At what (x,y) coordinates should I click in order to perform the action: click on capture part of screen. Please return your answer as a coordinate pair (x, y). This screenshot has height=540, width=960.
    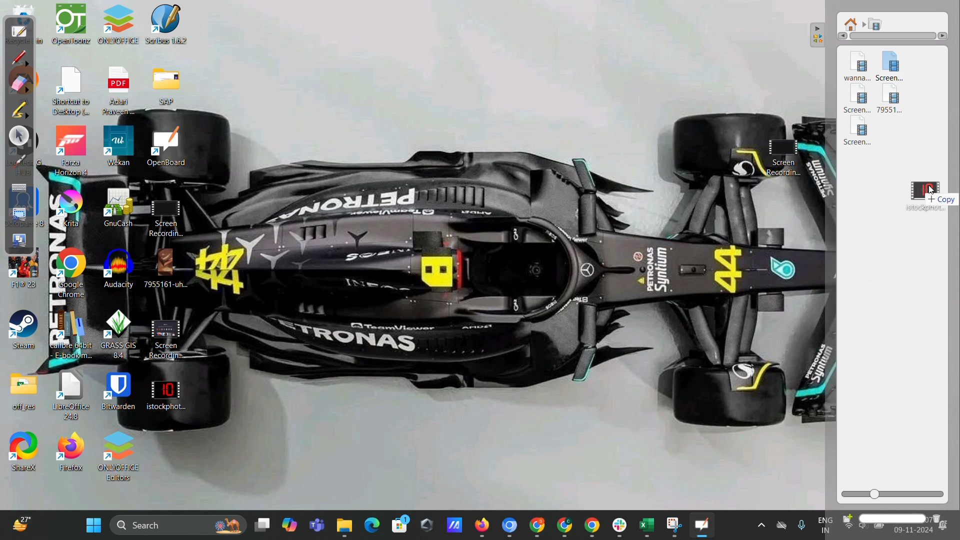
    Looking at the image, I should click on (17, 212).